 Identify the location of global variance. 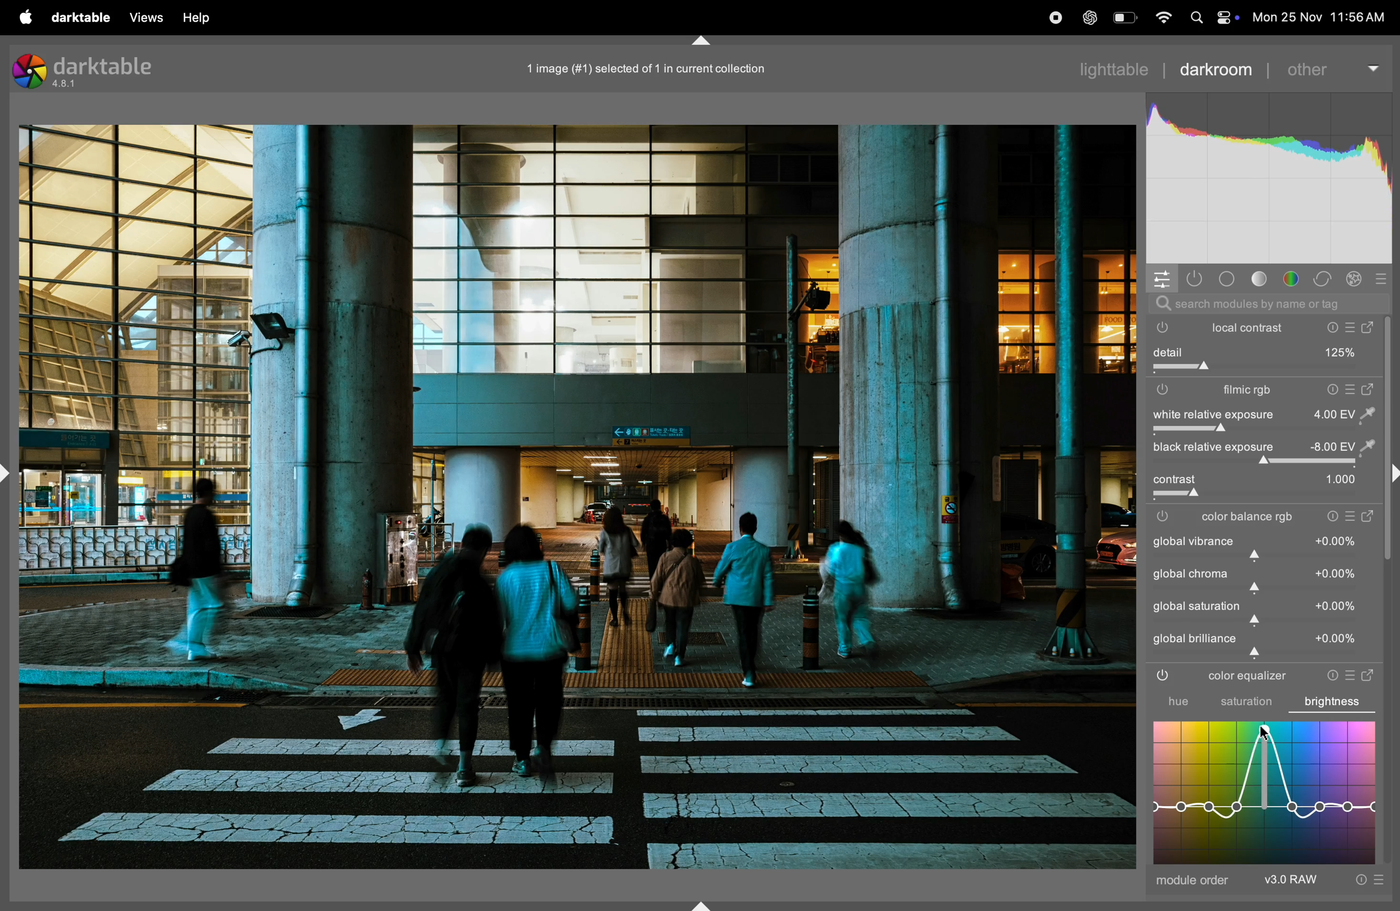
(1194, 541).